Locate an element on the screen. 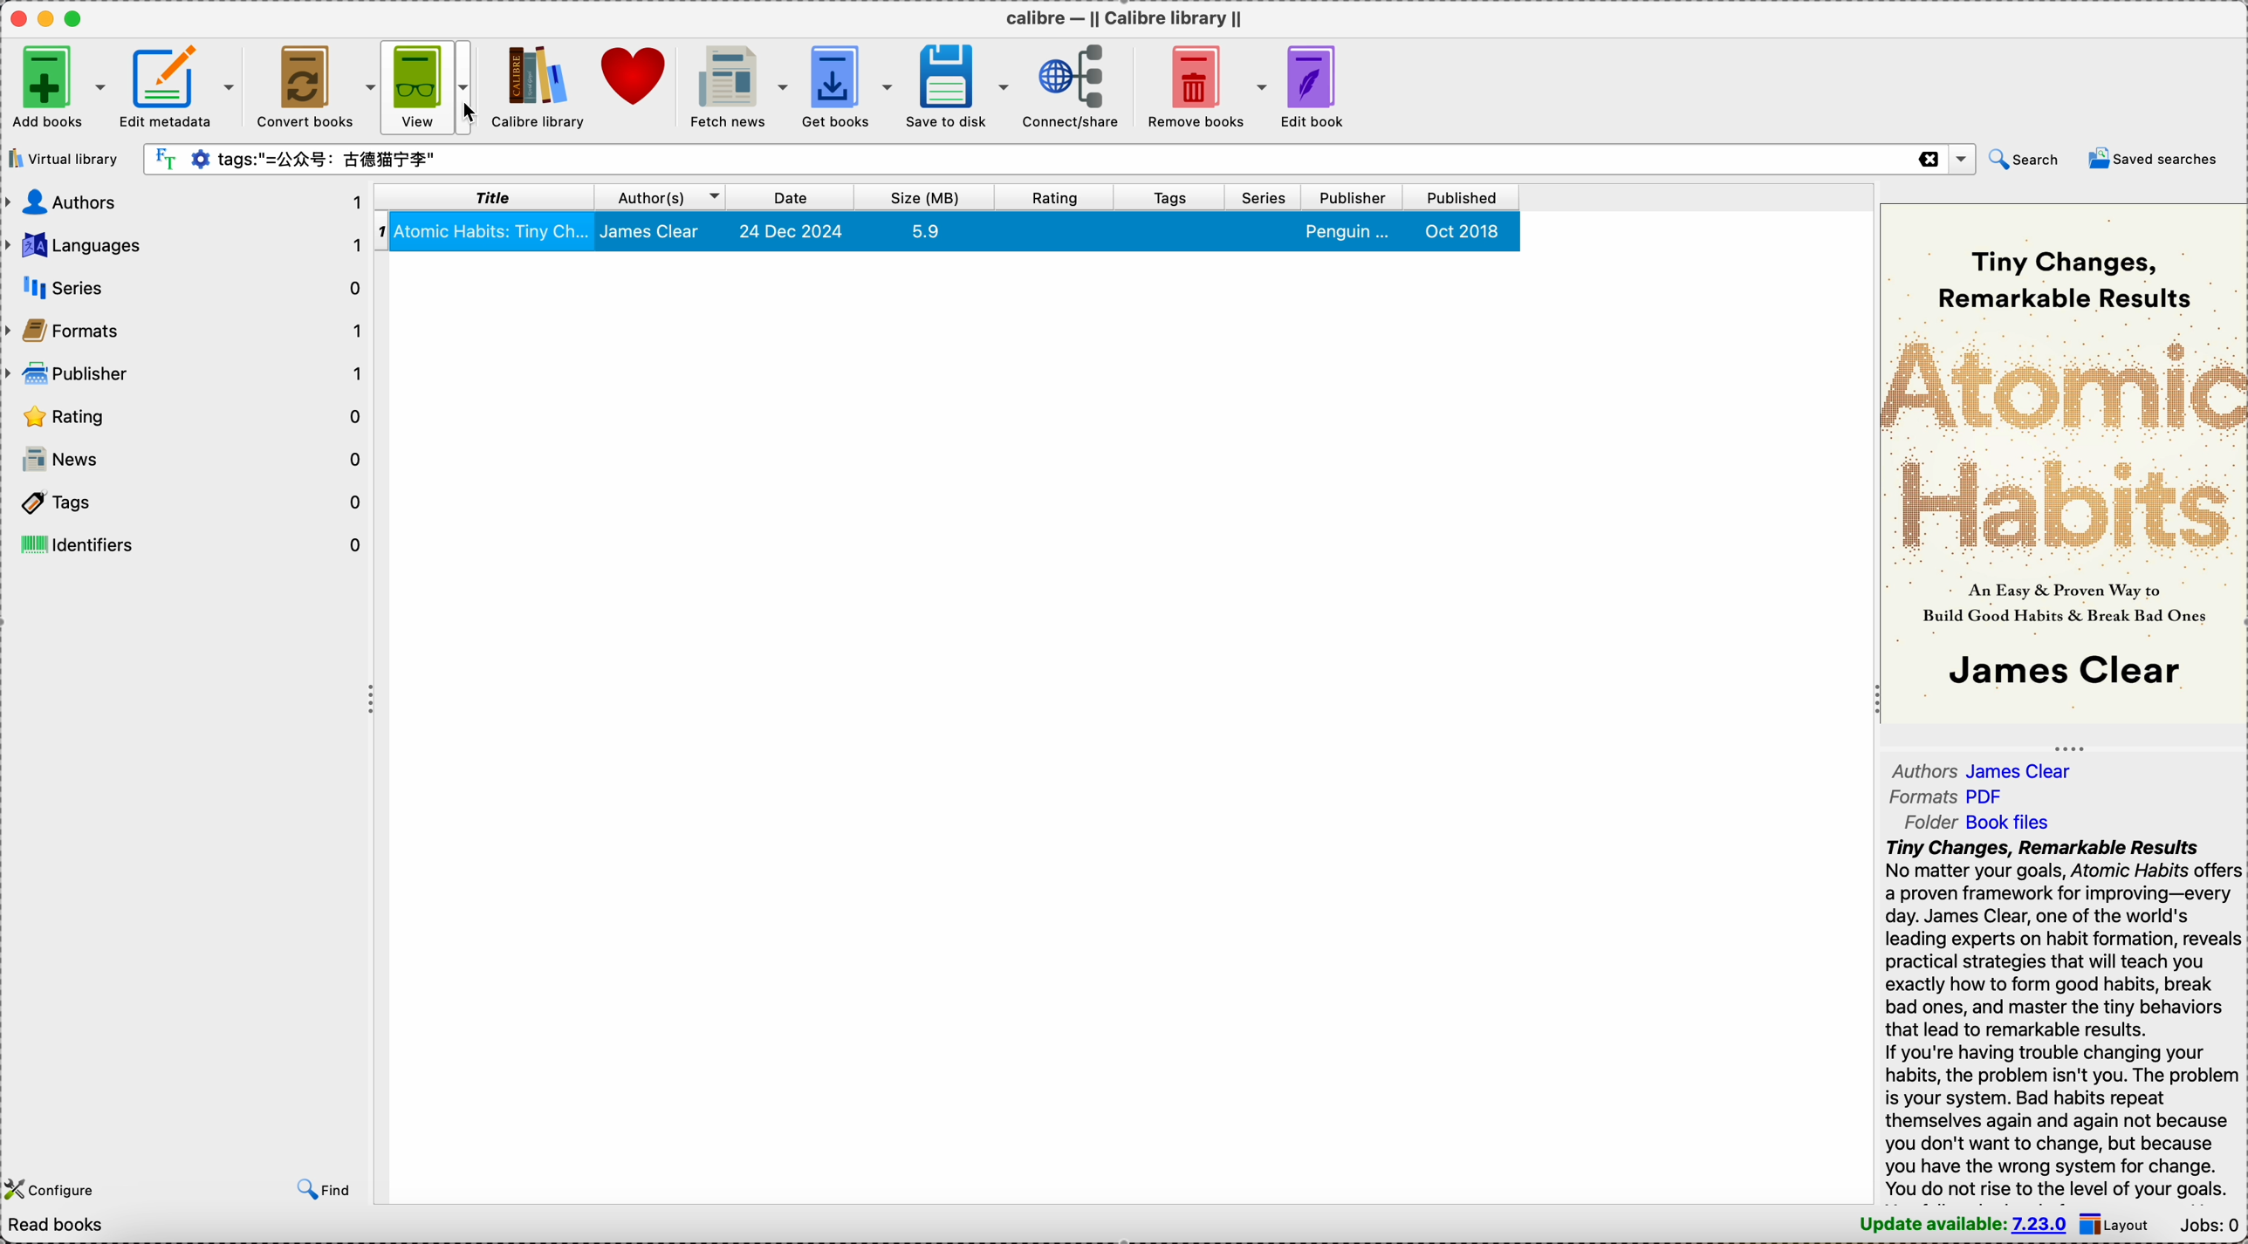  add books is located at coordinates (59, 83).